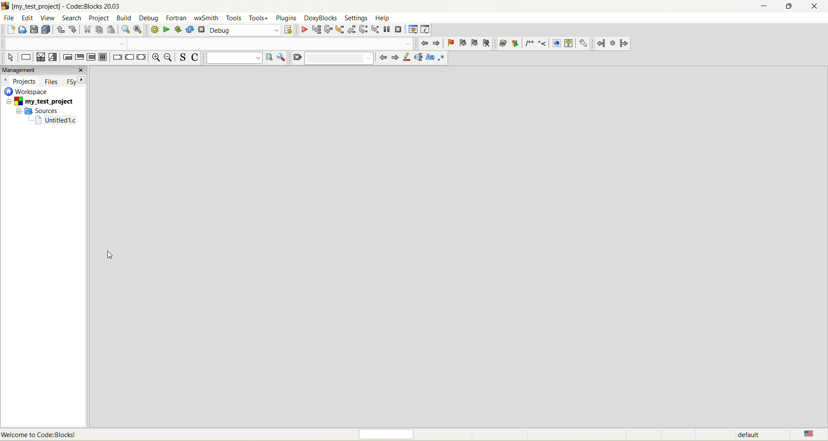 This screenshot has height=441, width=828. What do you see at coordinates (40, 102) in the screenshot?
I see `project` at bounding box center [40, 102].